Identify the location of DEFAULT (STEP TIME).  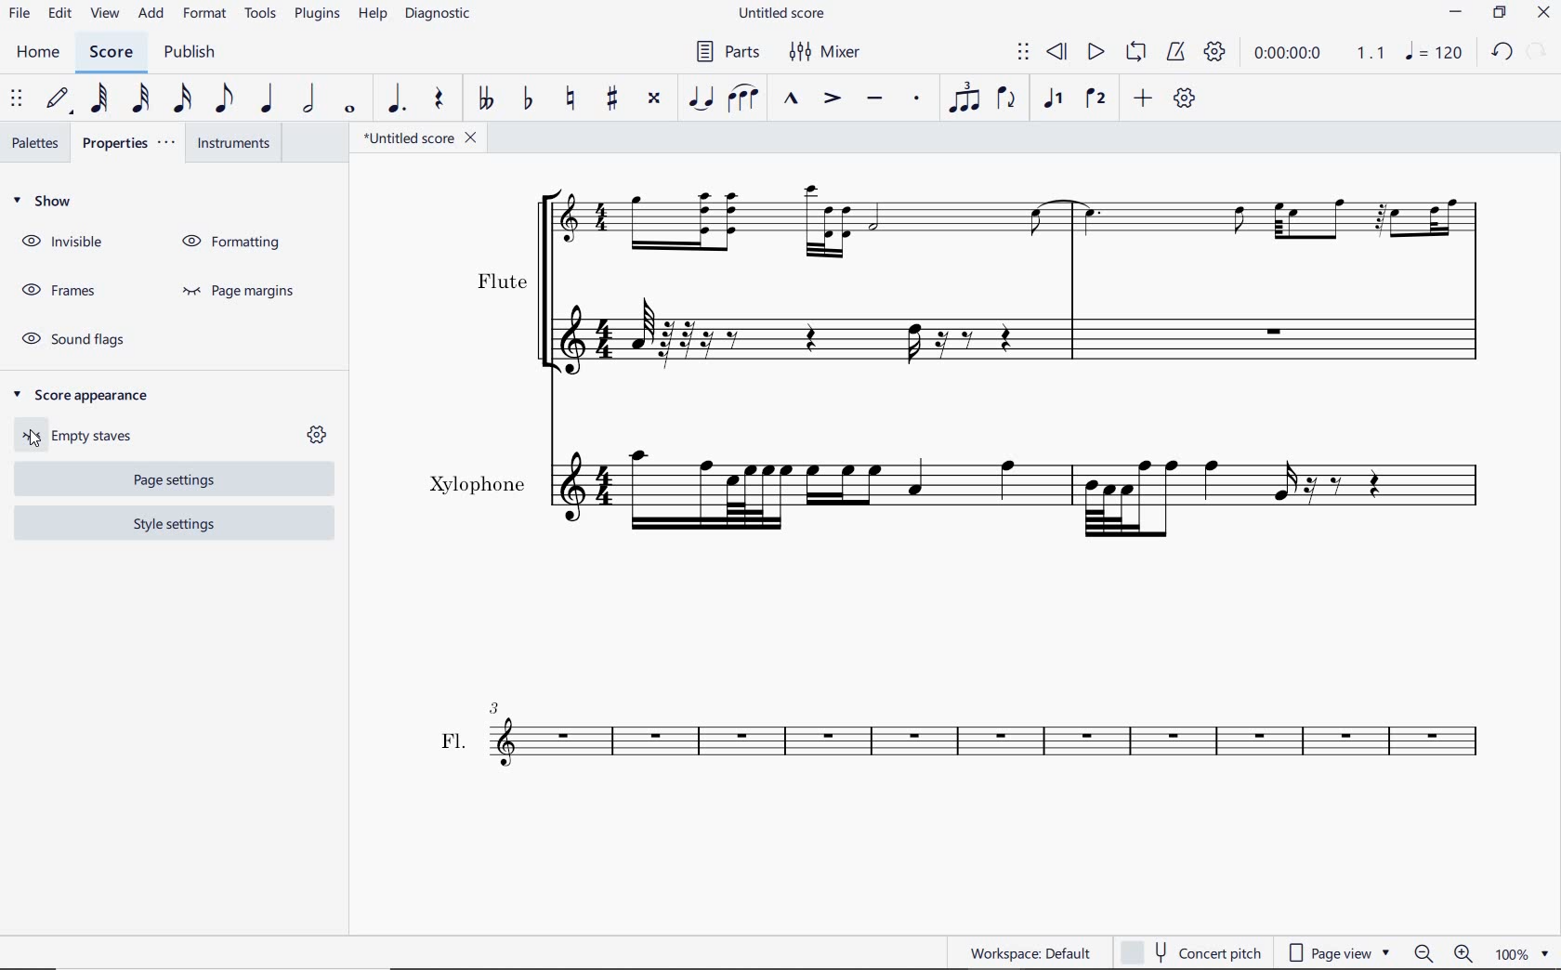
(56, 101).